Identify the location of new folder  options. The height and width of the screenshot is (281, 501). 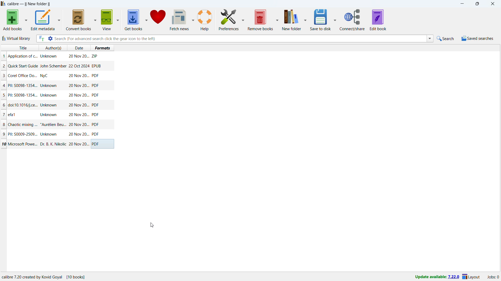
(306, 20).